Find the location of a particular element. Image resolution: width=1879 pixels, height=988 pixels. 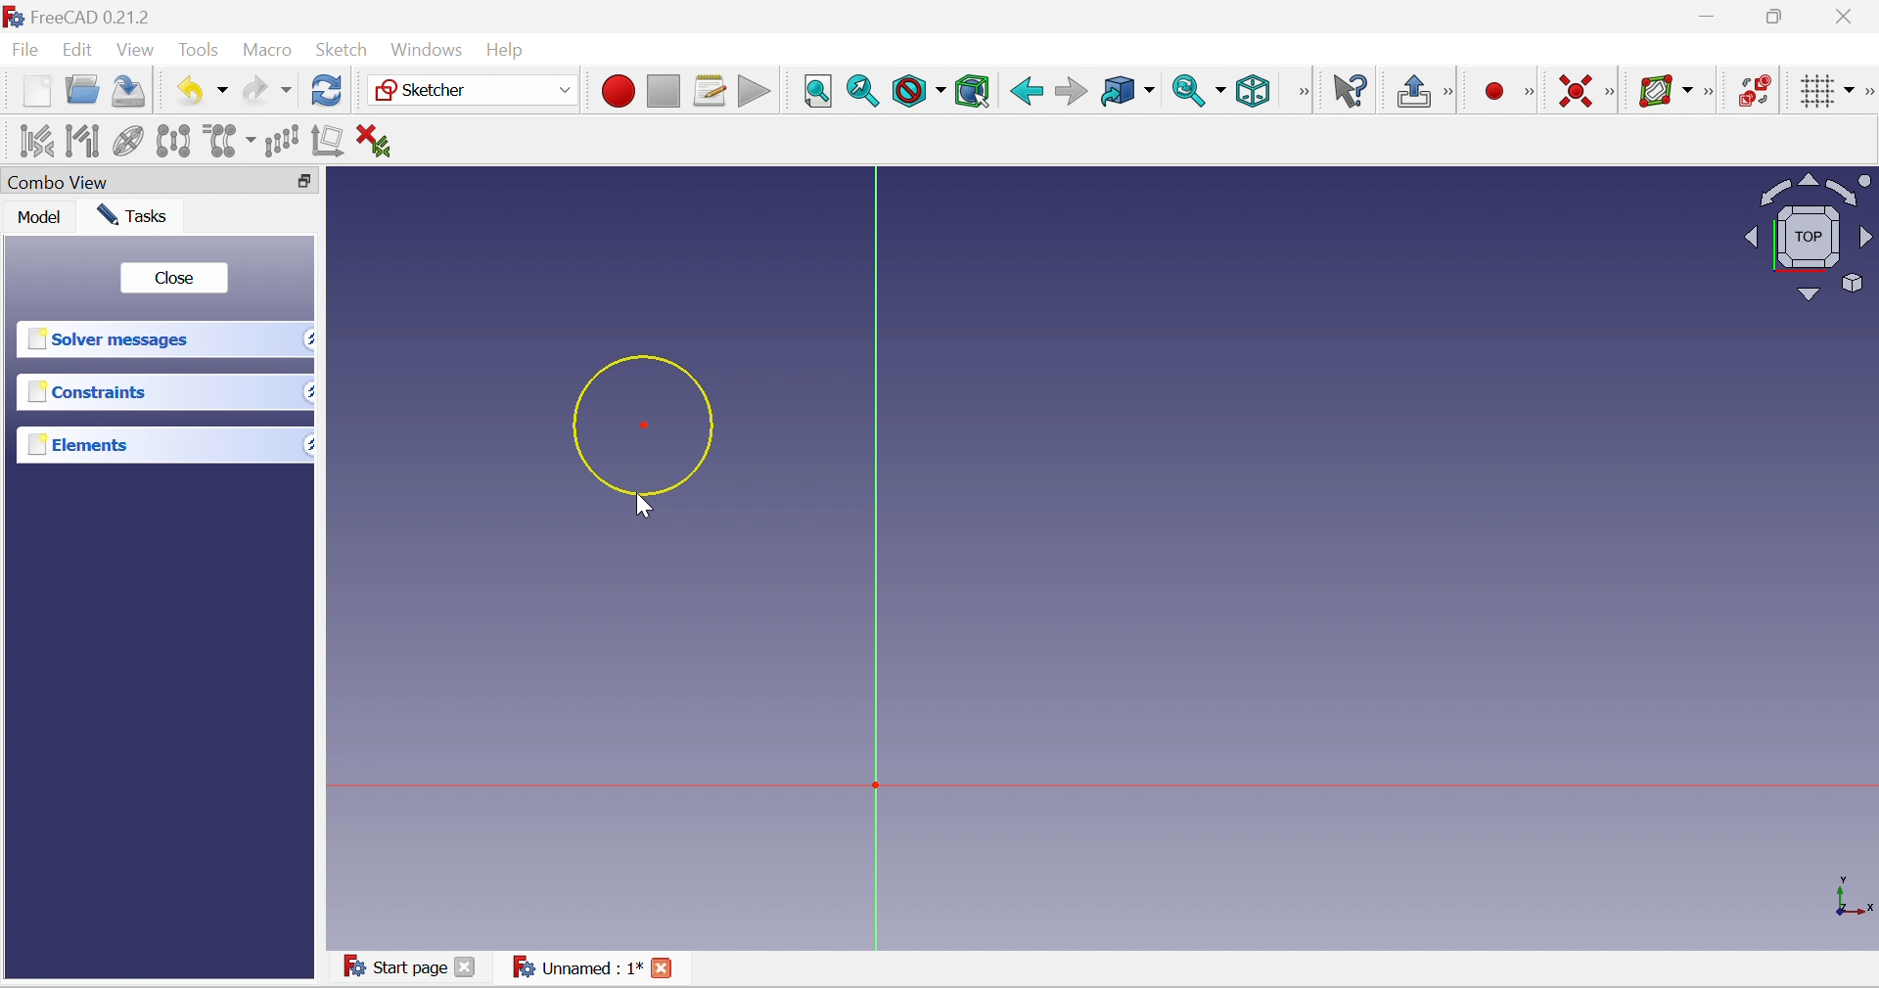

Redo is located at coordinates (265, 93).